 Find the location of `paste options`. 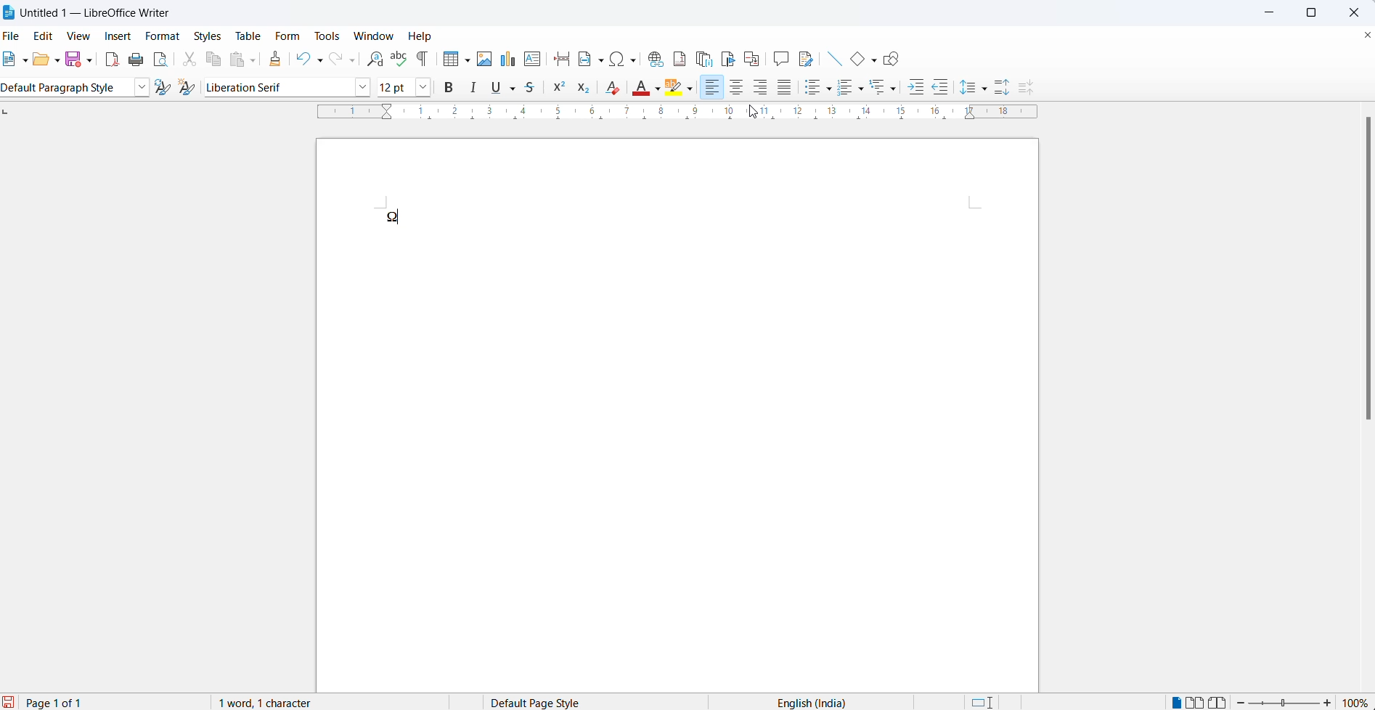

paste options is located at coordinates (256, 60).